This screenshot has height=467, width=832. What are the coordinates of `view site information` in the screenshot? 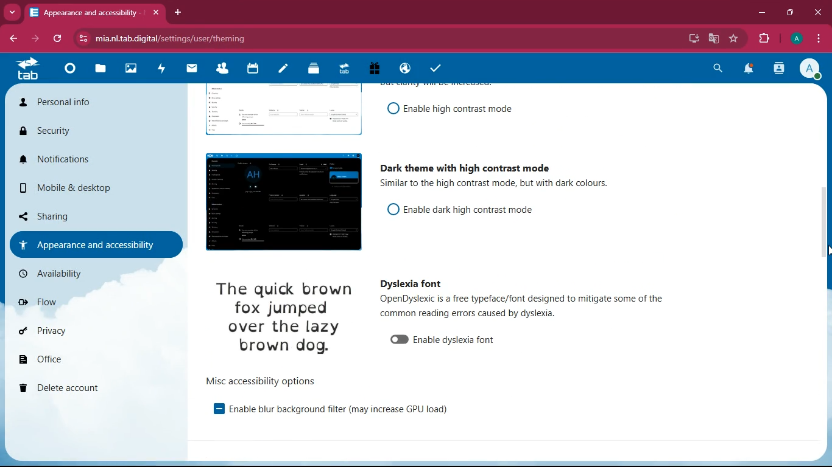 It's located at (81, 38).